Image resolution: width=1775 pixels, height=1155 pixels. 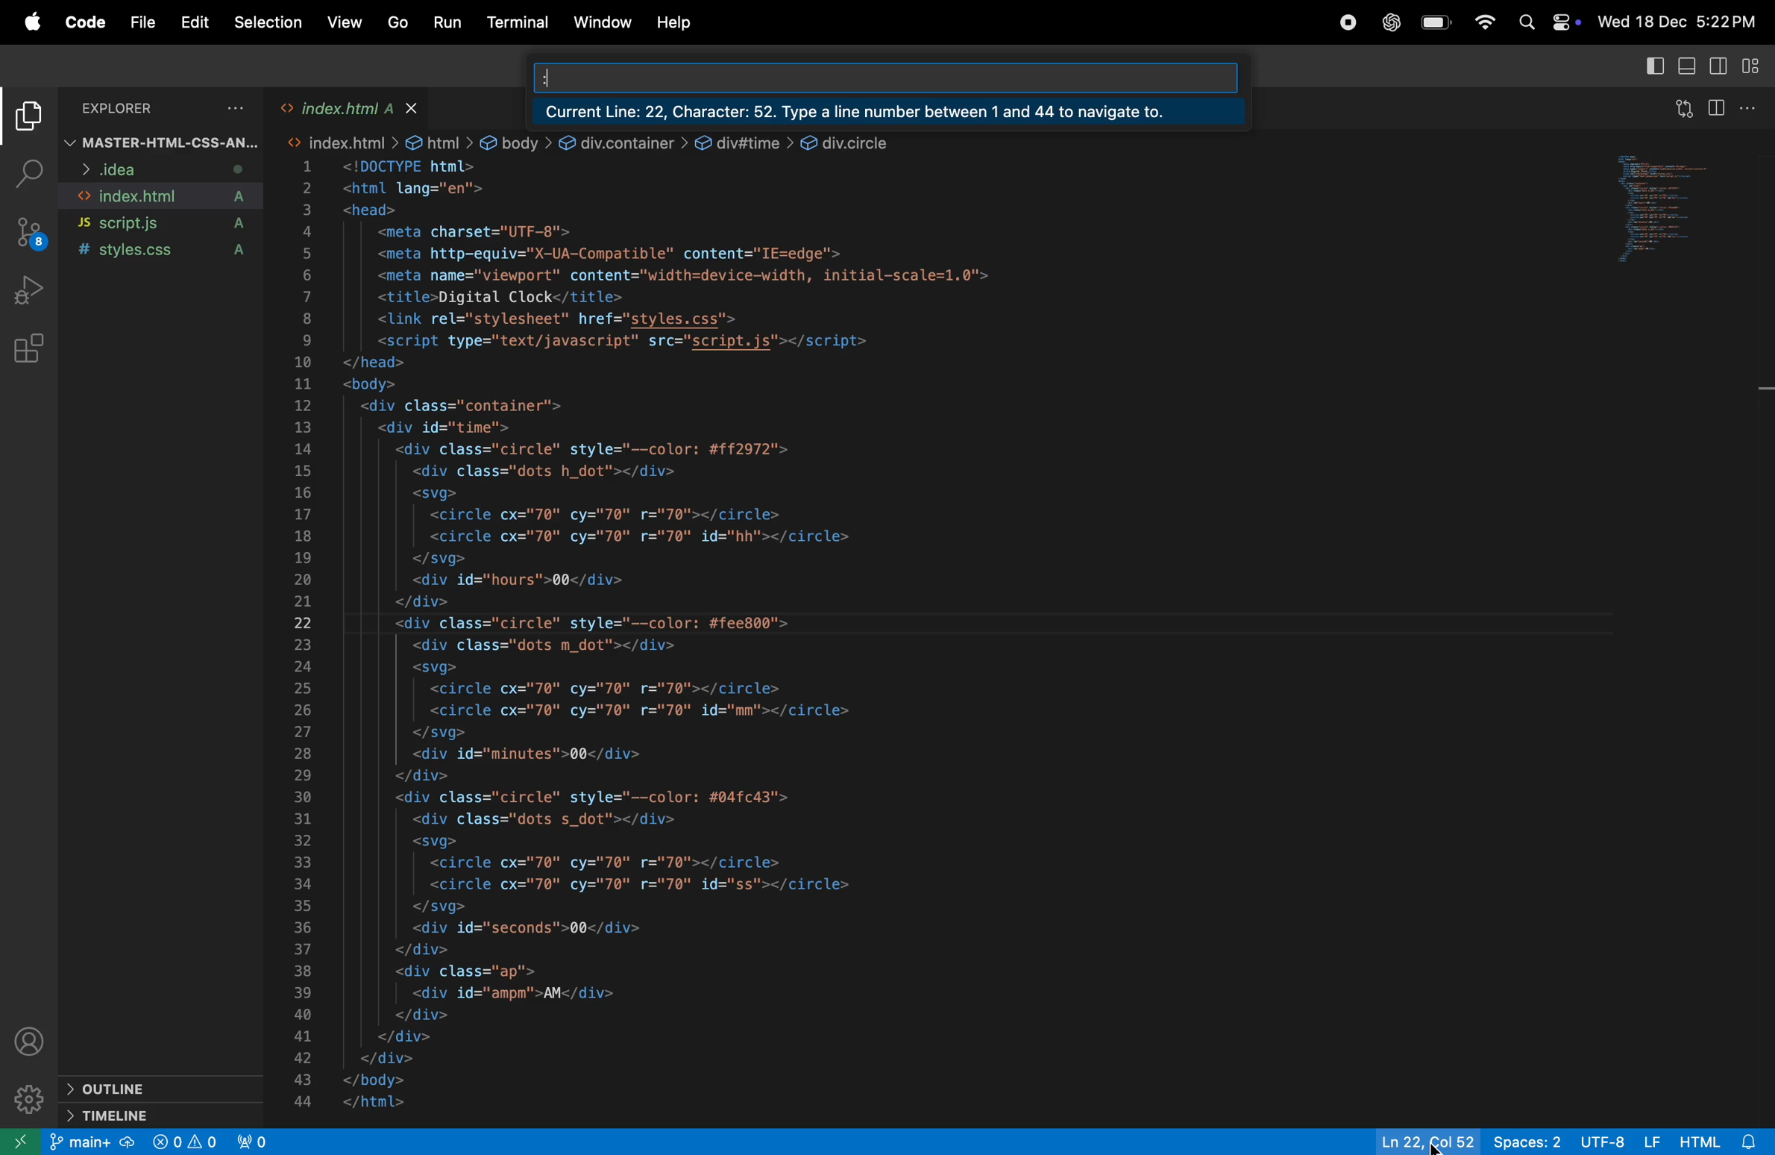 What do you see at coordinates (161, 142) in the screenshot?
I see `master html css file` at bounding box center [161, 142].